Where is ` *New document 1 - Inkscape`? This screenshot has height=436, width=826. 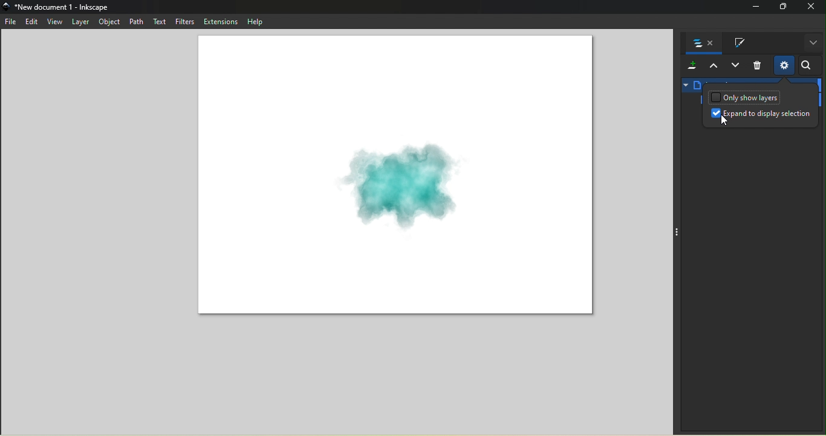
 *New document 1 - Inkscape is located at coordinates (63, 7).